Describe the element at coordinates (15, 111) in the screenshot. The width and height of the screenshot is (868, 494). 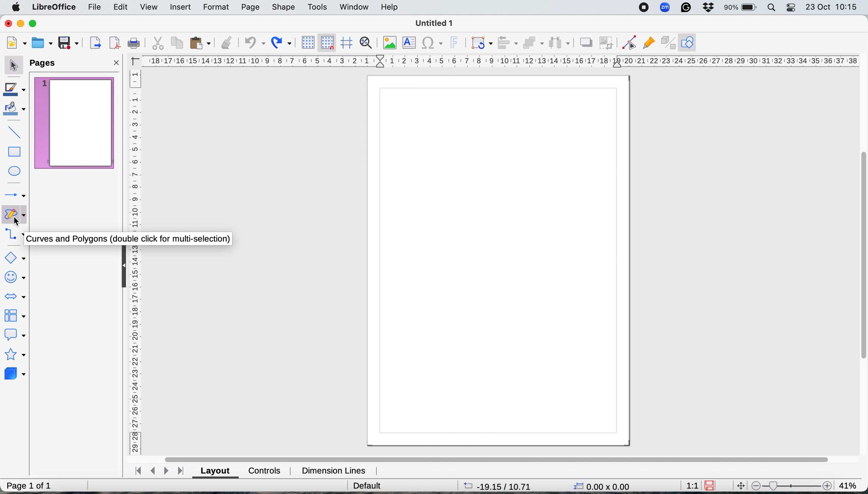
I see `fill color` at that location.